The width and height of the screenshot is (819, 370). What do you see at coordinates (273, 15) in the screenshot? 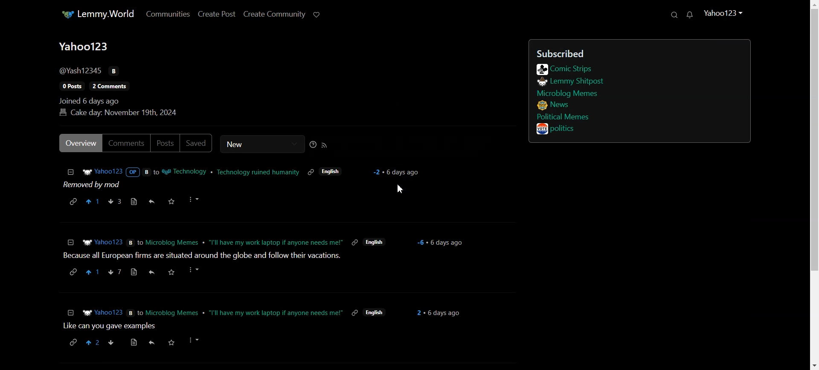
I see `Create Community` at bounding box center [273, 15].